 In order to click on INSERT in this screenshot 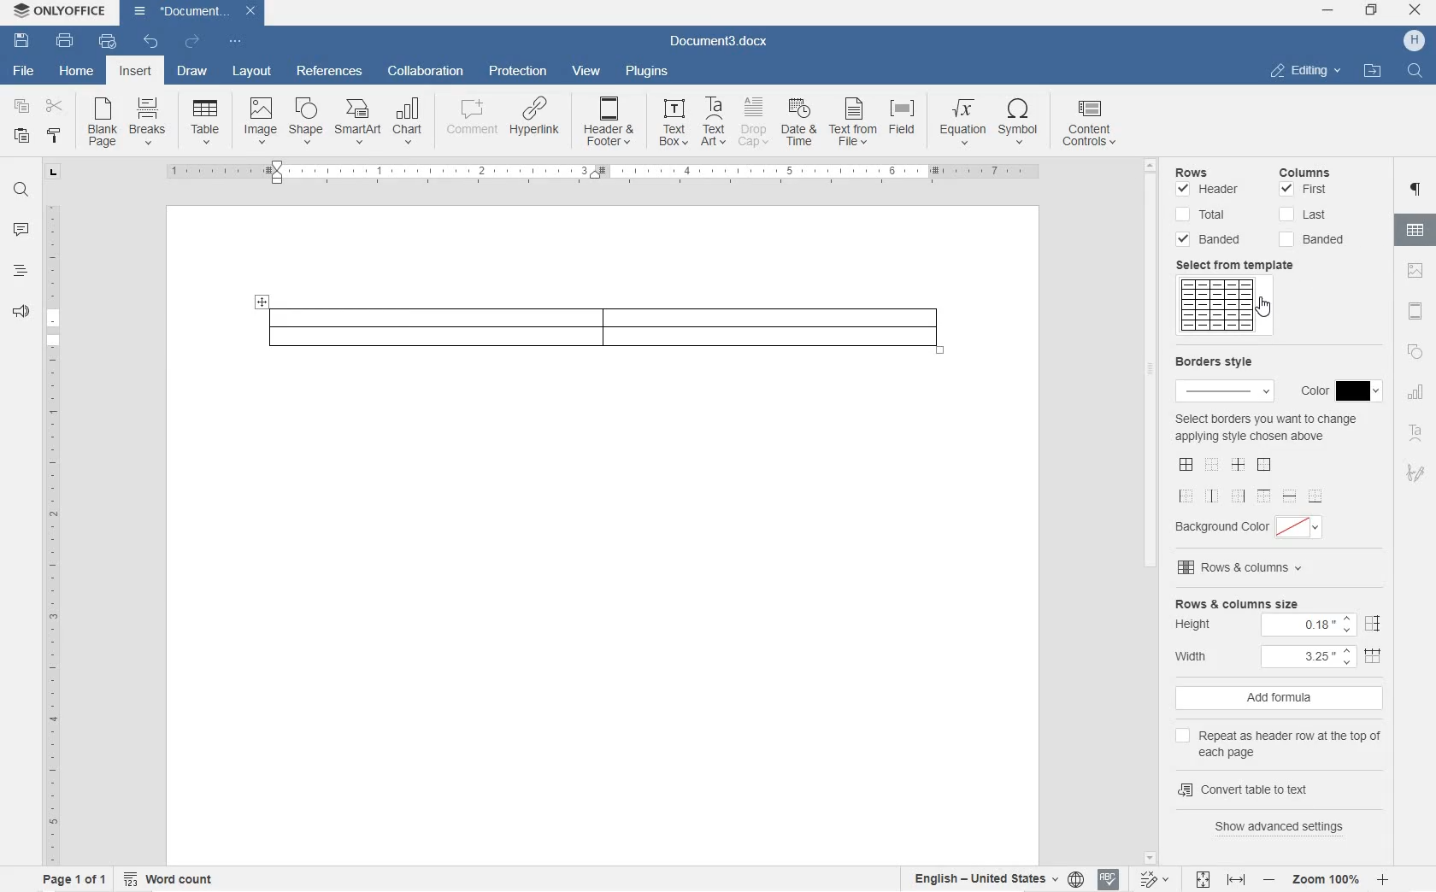, I will do `click(138, 73)`.